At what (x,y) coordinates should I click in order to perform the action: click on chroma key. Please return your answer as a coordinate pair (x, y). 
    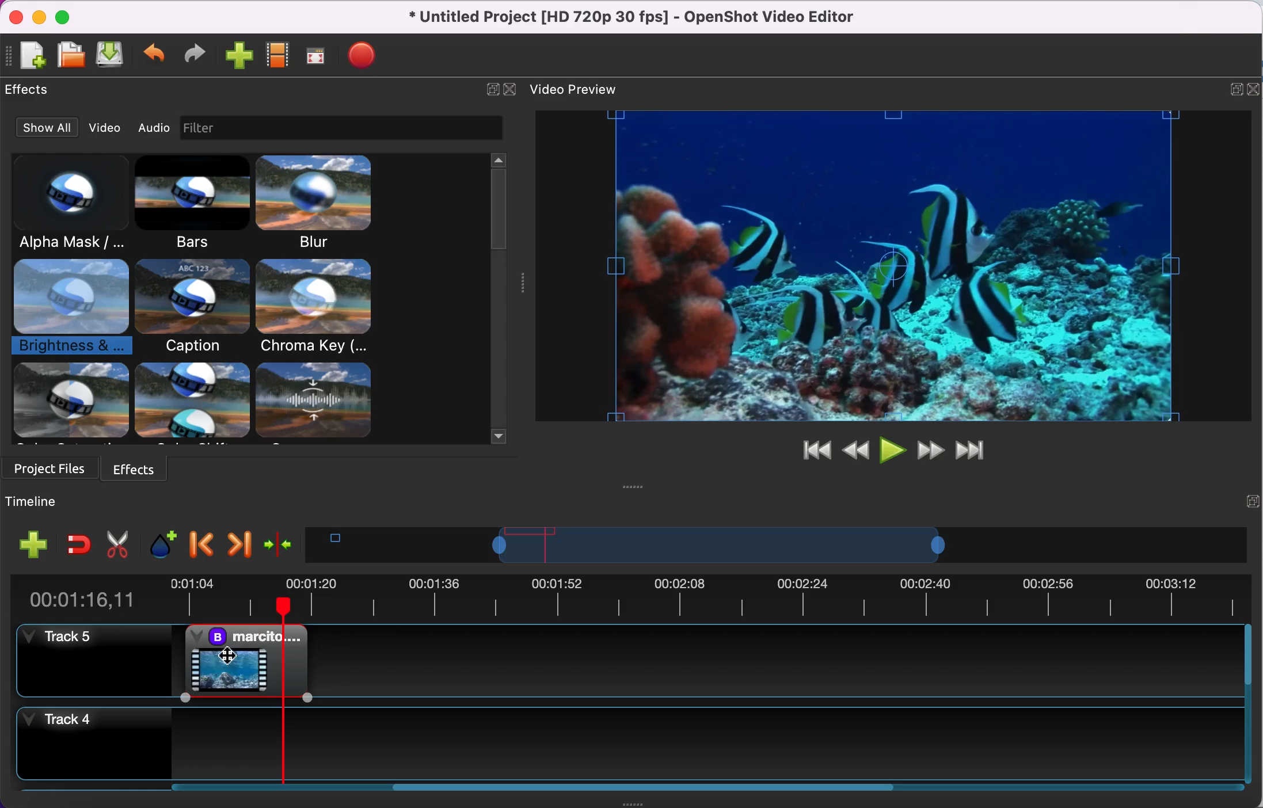
    Looking at the image, I should click on (317, 308).